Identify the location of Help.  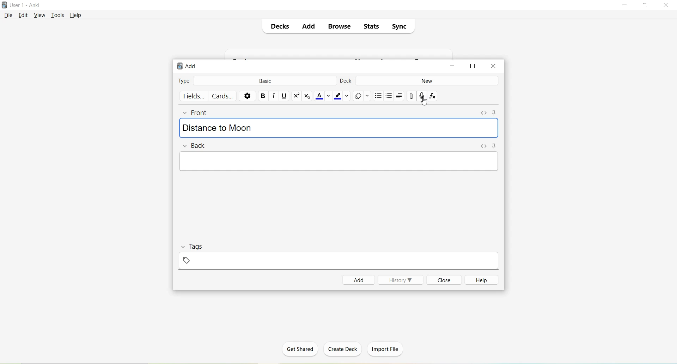
(76, 16).